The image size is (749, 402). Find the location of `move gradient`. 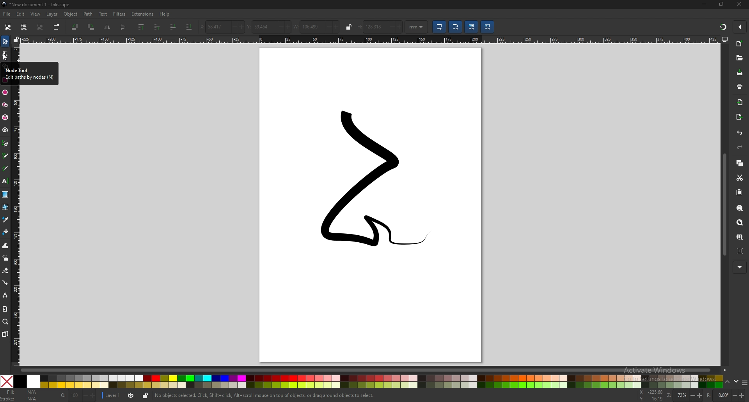

move gradient is located at coordinates (471, 27).